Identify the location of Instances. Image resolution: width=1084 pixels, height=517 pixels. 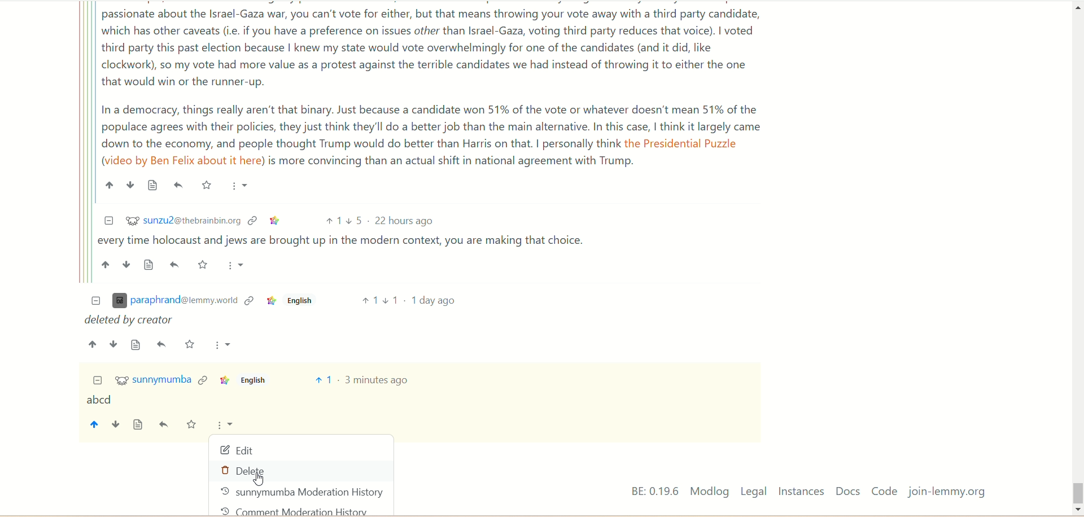
(801, 492).